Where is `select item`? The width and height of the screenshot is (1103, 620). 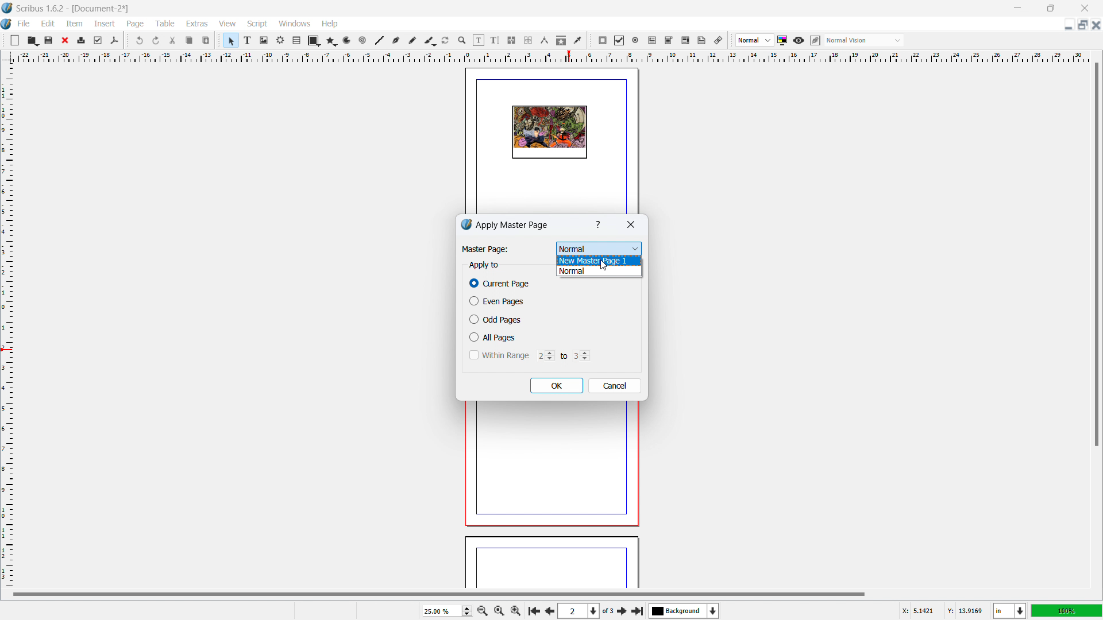 select item is located at coordinates (231, 41).